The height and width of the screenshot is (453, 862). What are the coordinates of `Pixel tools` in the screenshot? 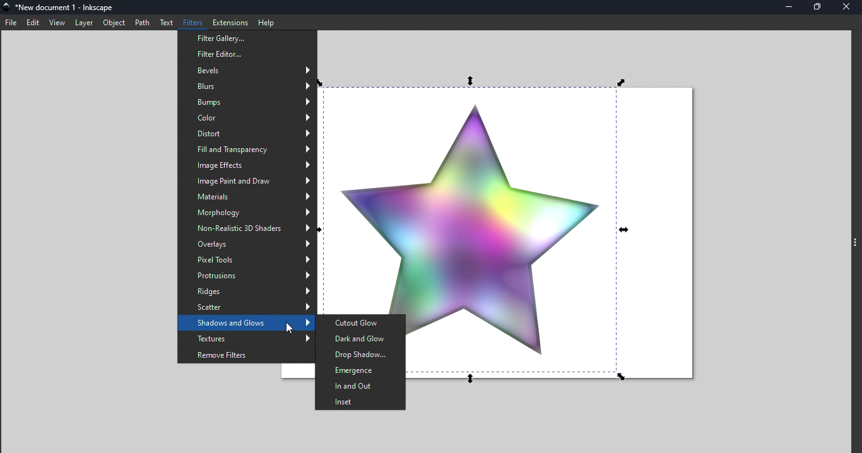 It's located at (247, 261).